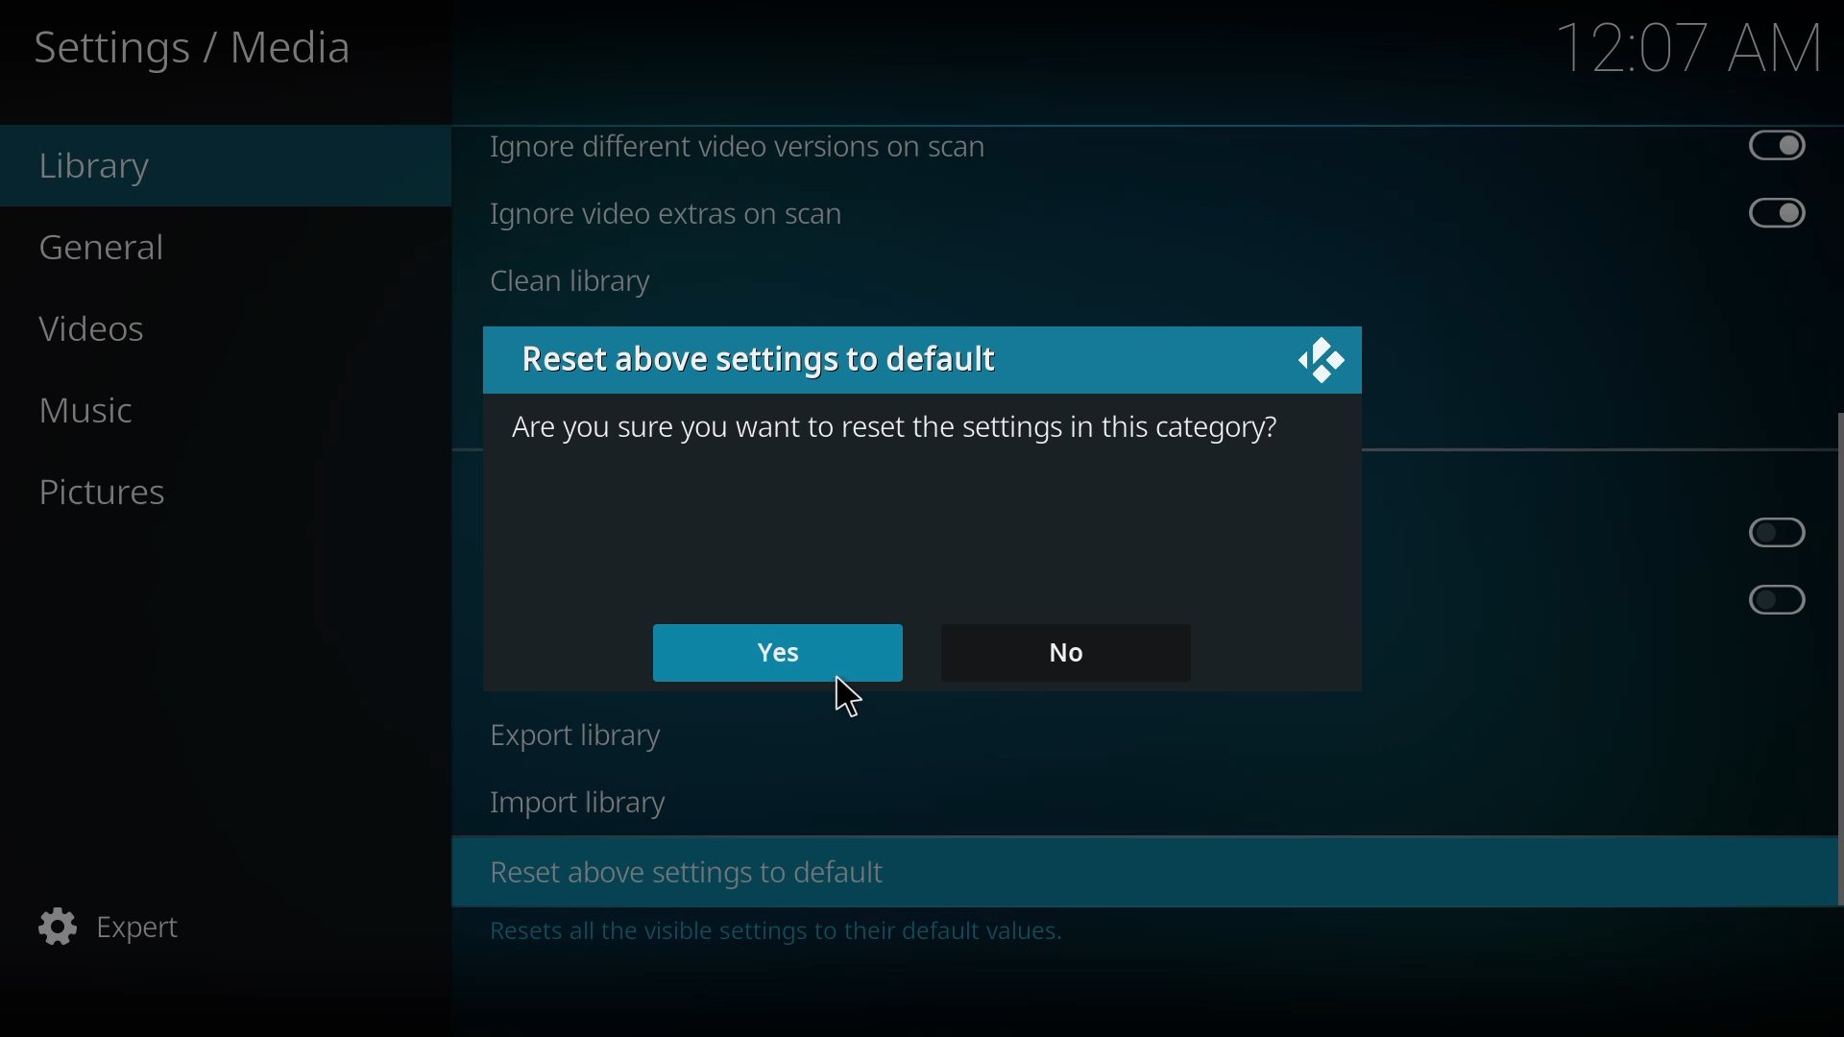 The height and width of the screenshot is (1037, 1844). What do you see at coordinates (1850, 661) in the screenshot?
I see `Scroll Bar` at bounding box center [1850, 661].